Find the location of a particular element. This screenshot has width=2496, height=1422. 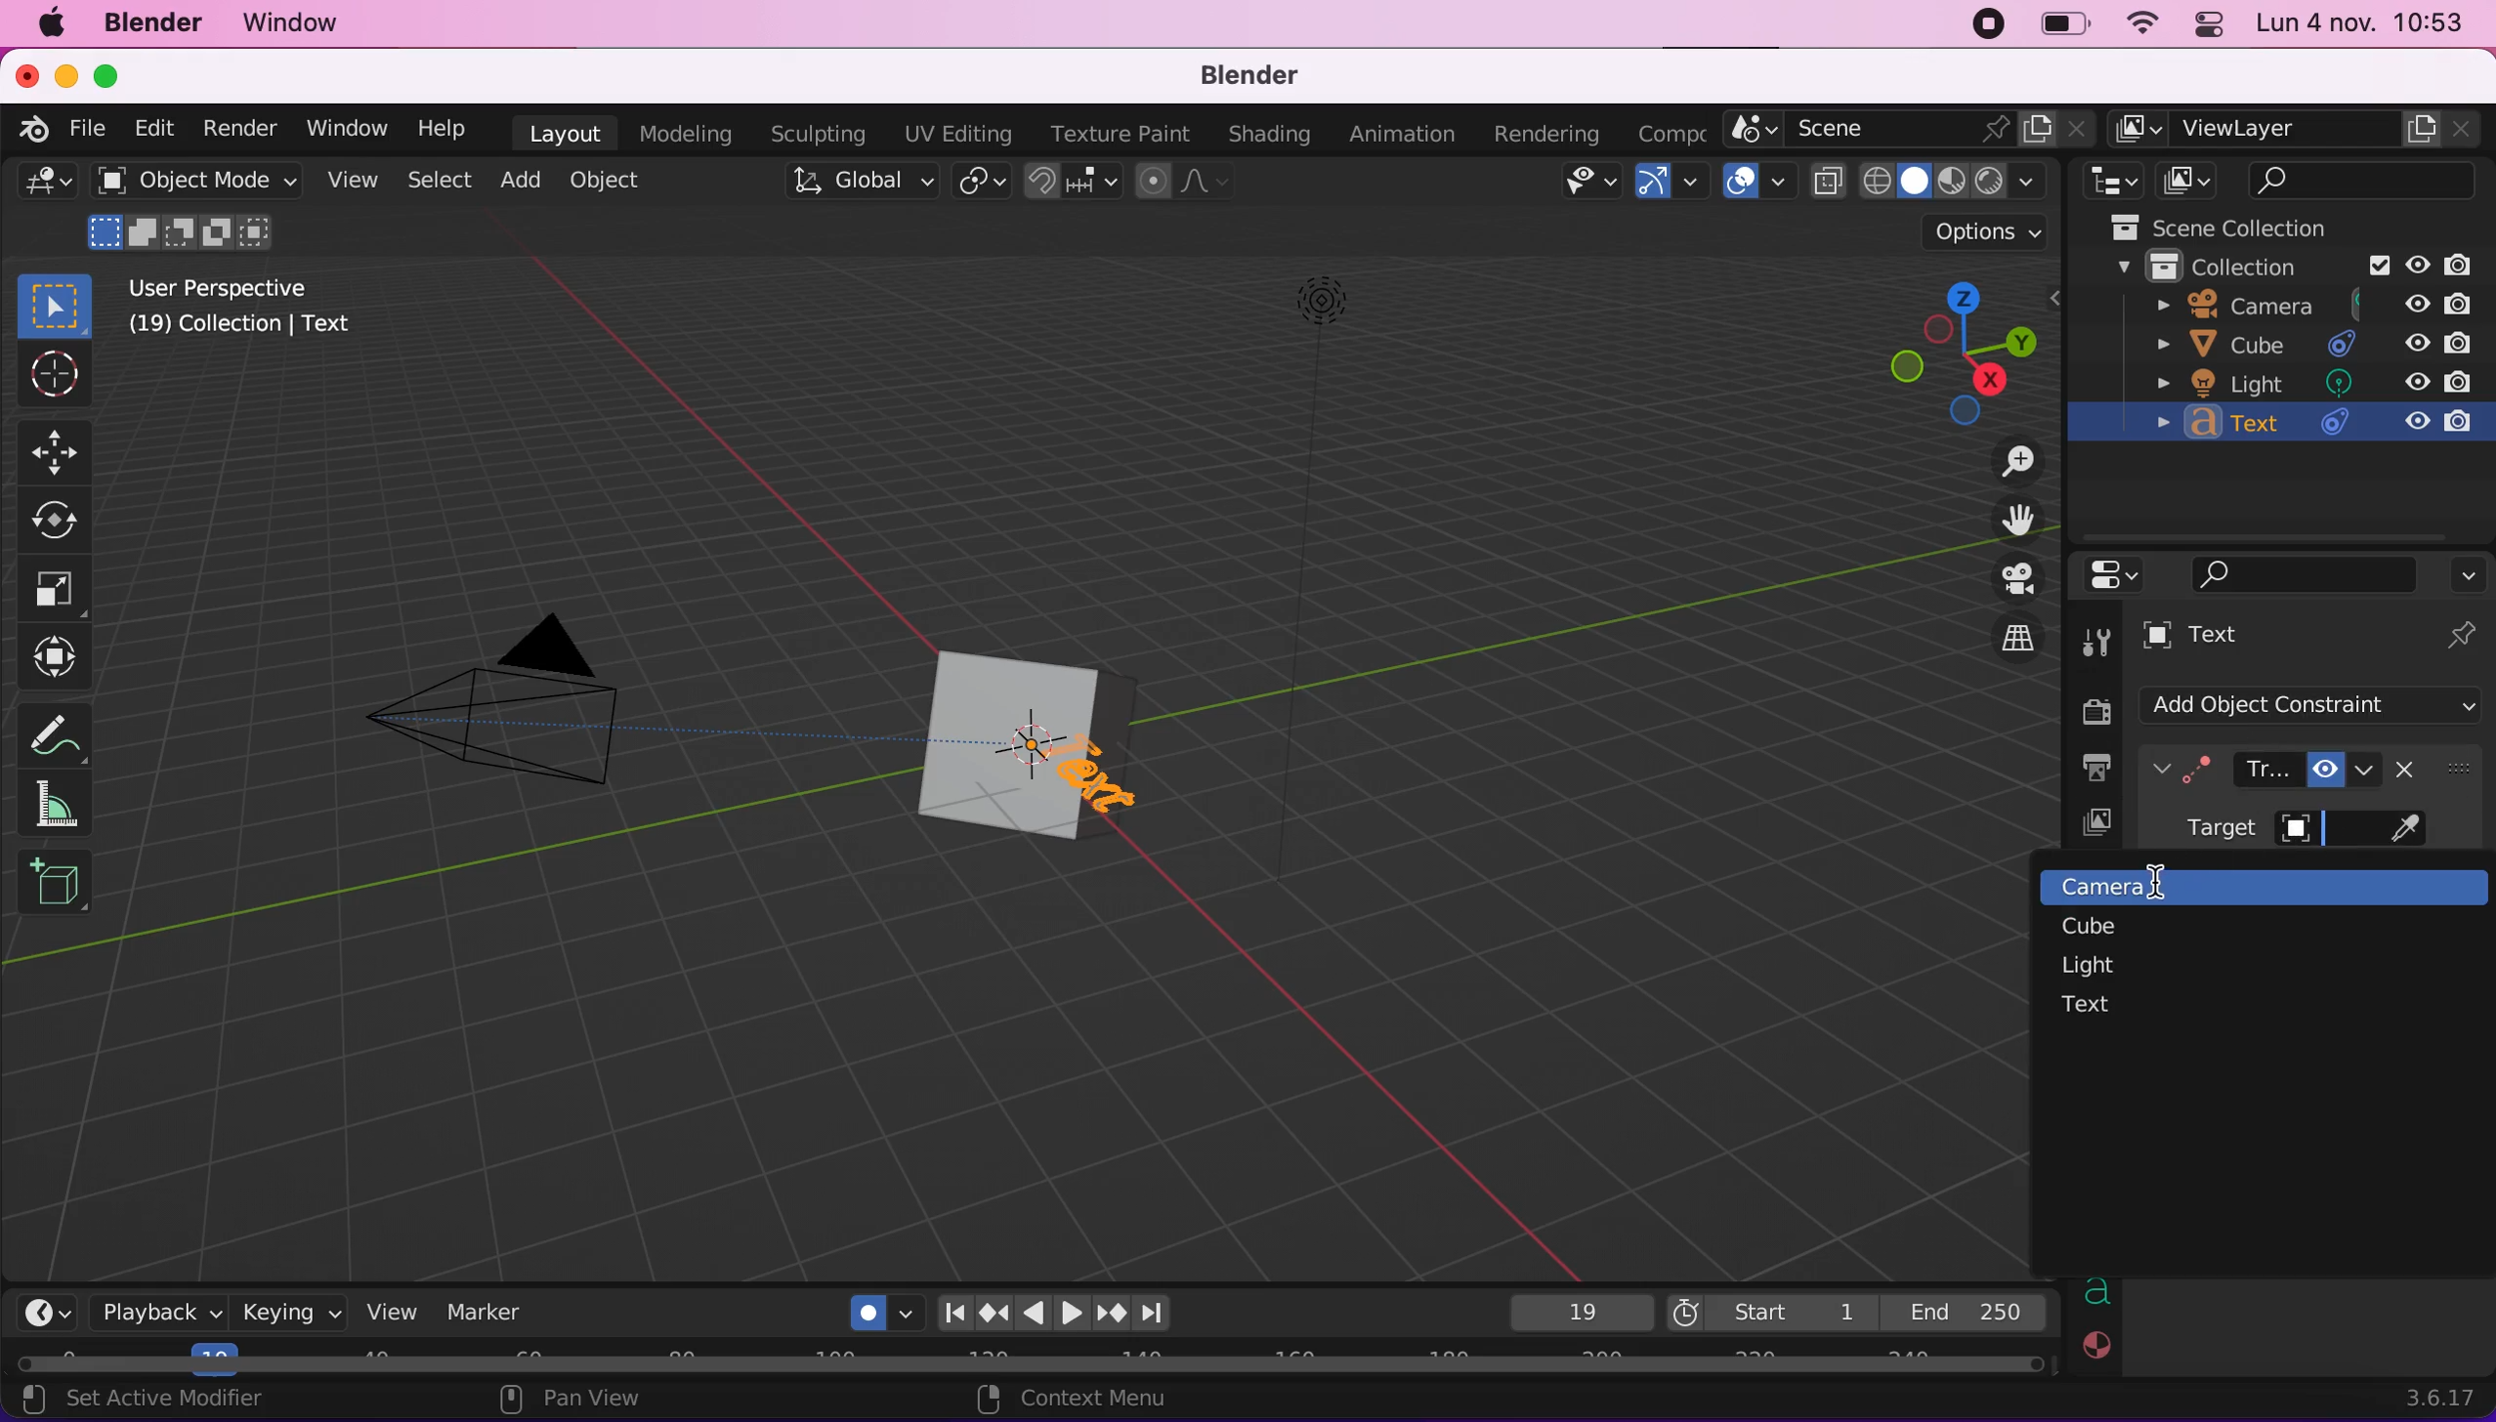

transformation orientation is located at coordinates (860, 184).